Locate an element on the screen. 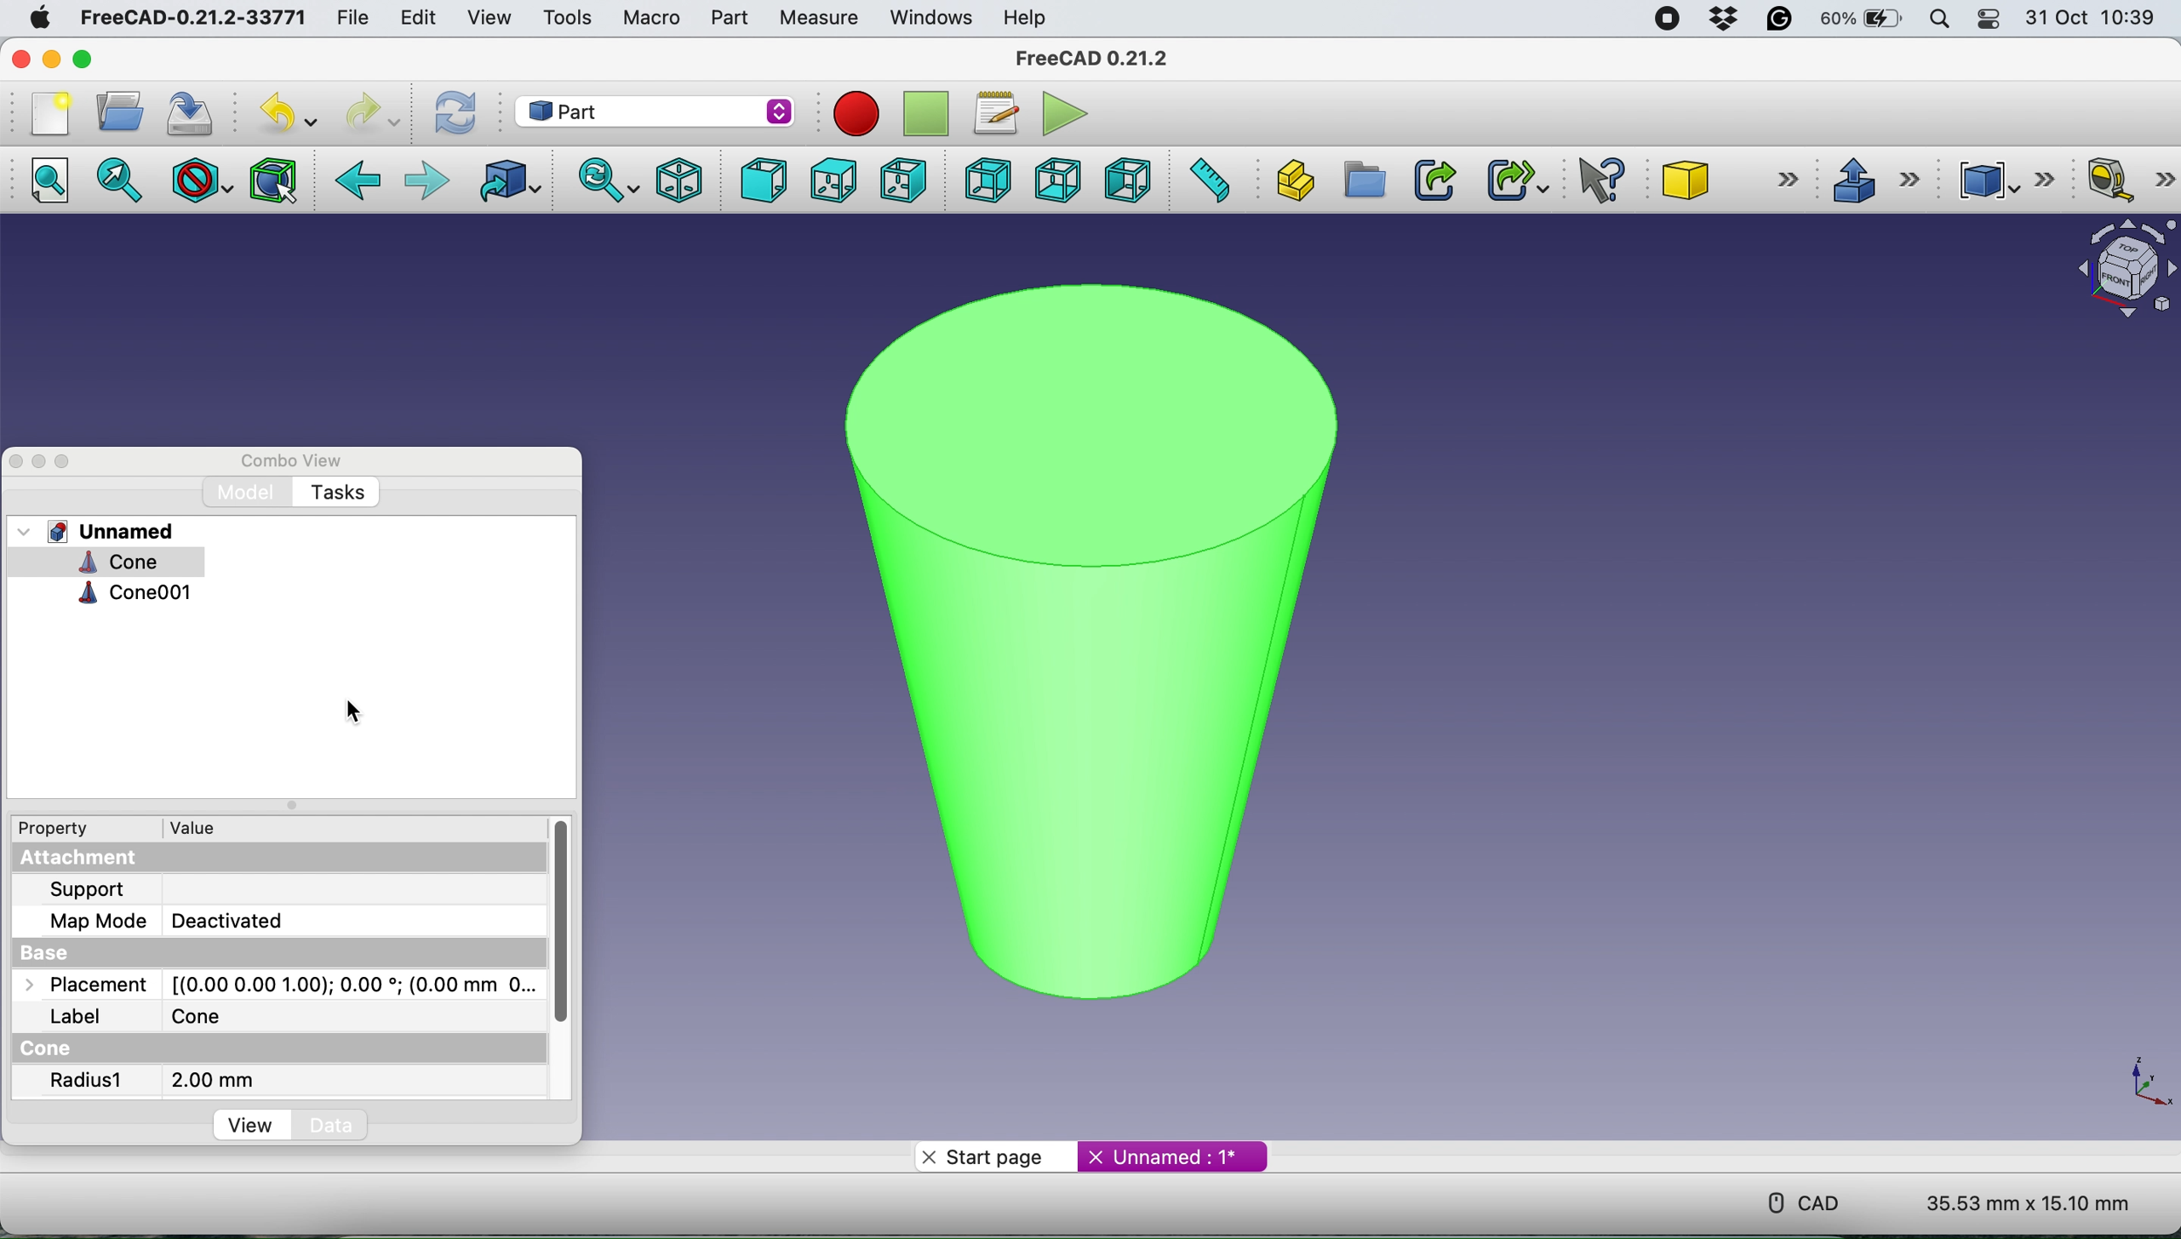  new is located at coordinates (45, 112).